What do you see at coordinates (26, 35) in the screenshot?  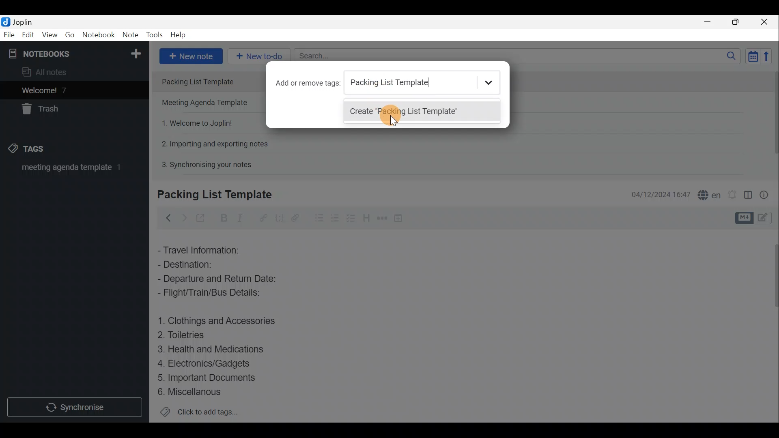 I see `Edit` at bounding box center [26, 35].